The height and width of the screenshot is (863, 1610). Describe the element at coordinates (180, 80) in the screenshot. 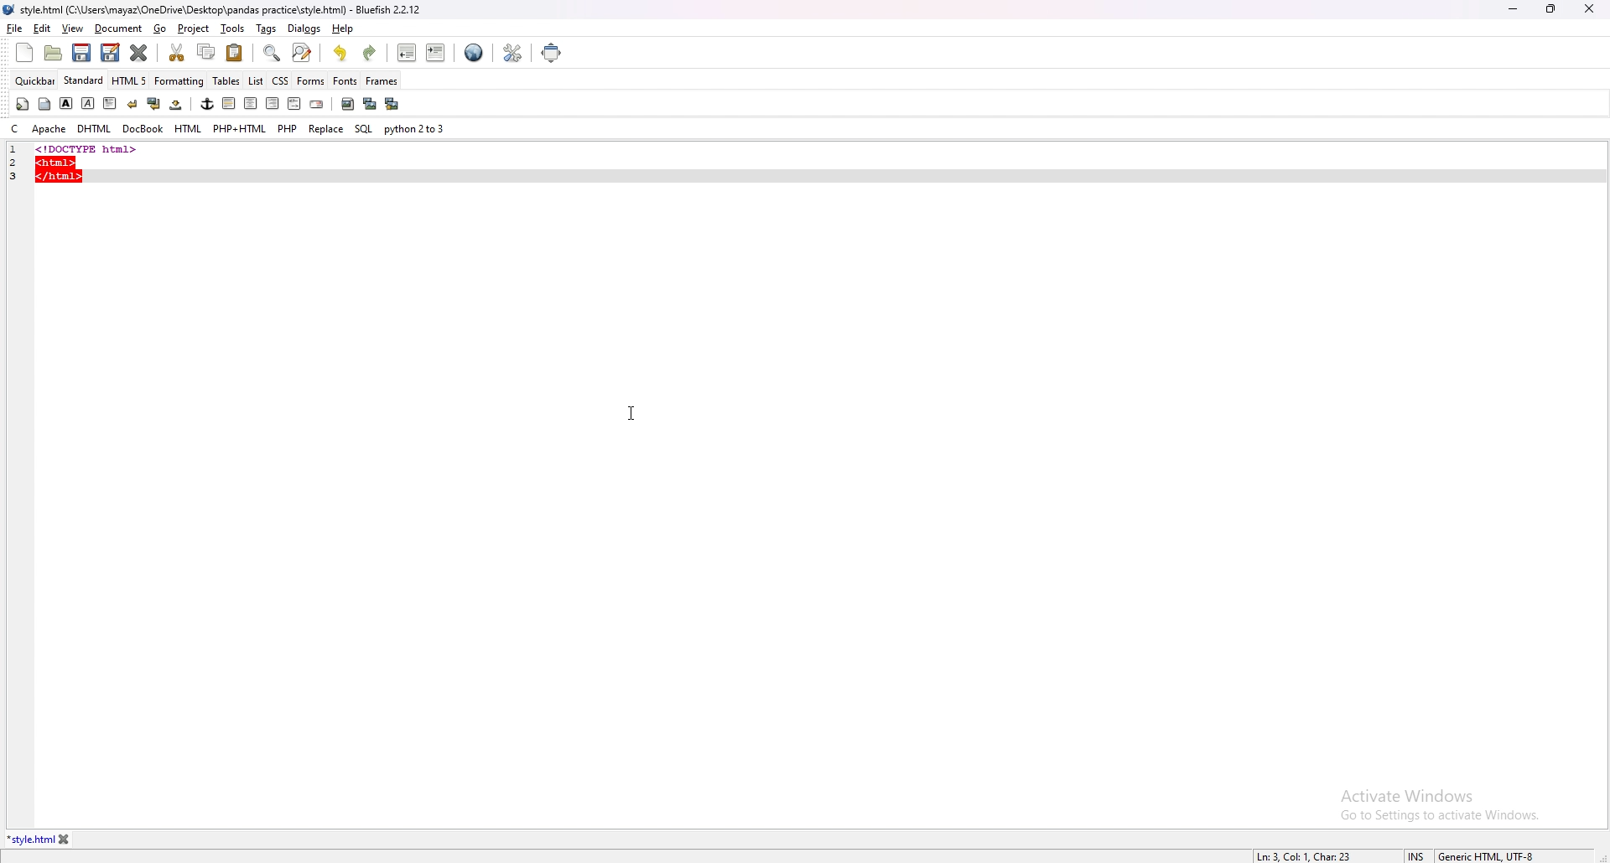

I see `formatting` at that location.